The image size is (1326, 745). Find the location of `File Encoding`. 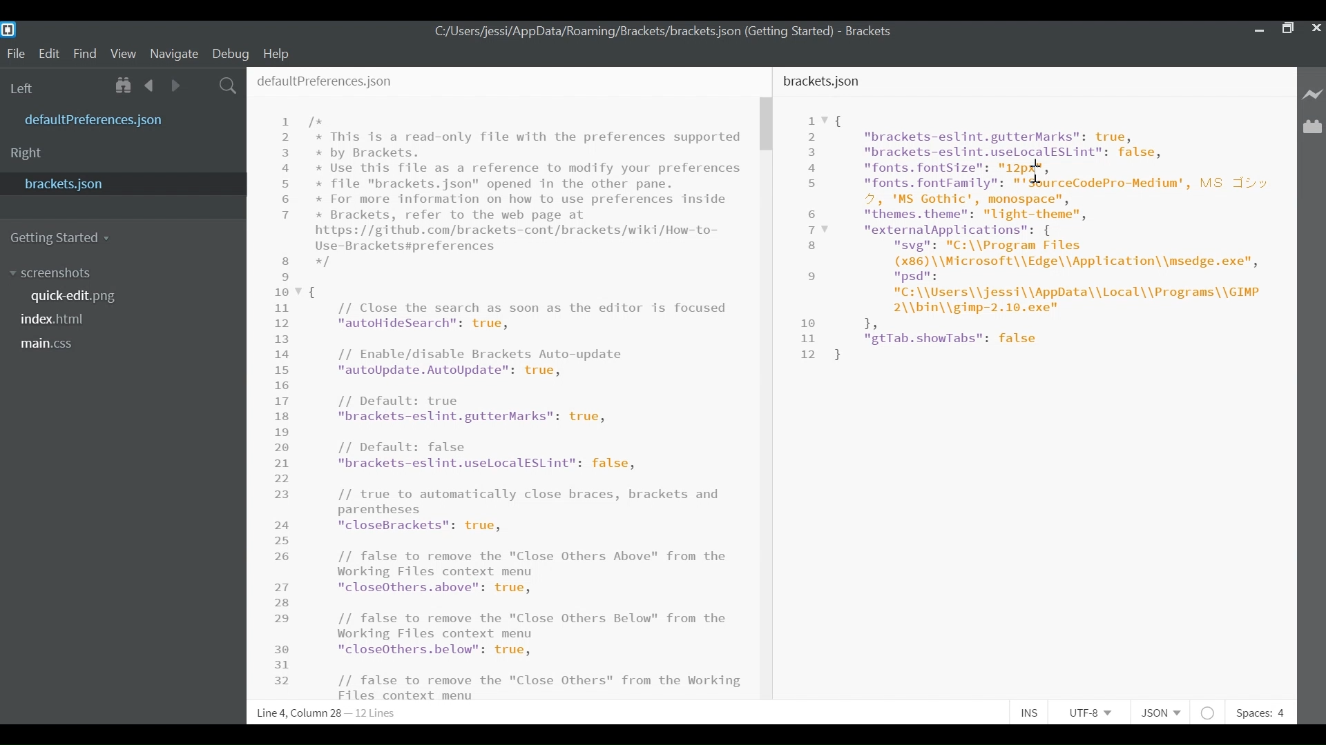

File Encoding is located at coordinates (1091, 713).